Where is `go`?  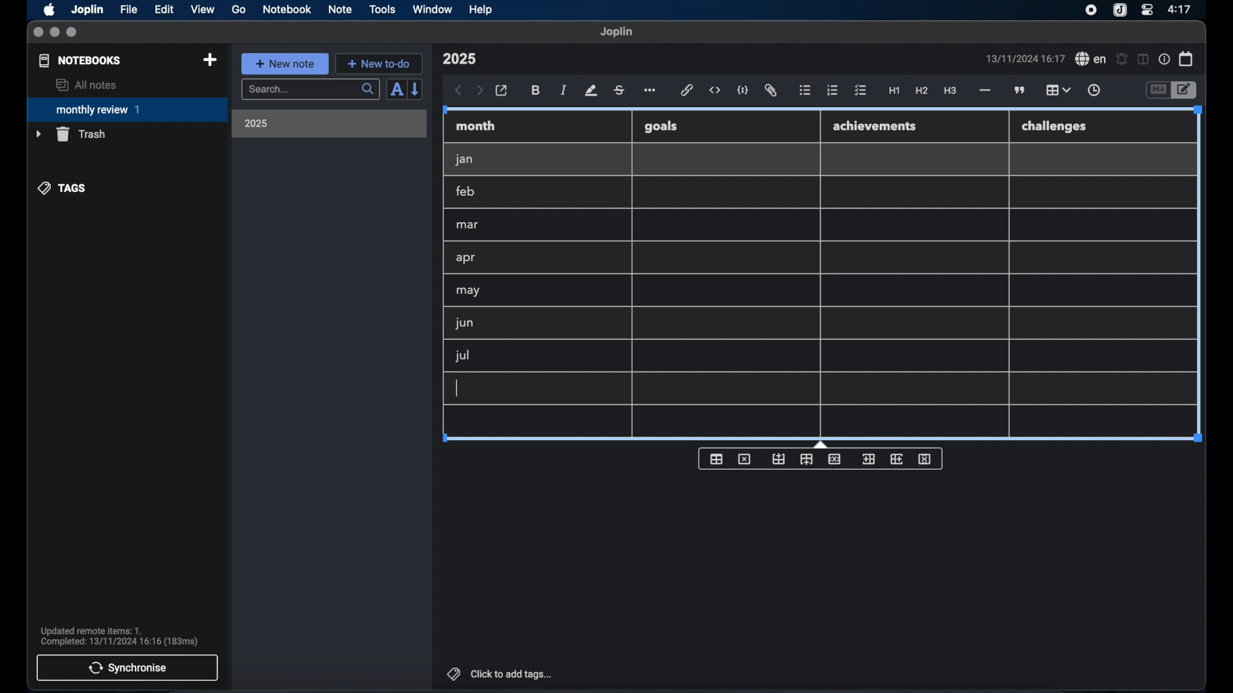 go is located at coordinates (239, 9).